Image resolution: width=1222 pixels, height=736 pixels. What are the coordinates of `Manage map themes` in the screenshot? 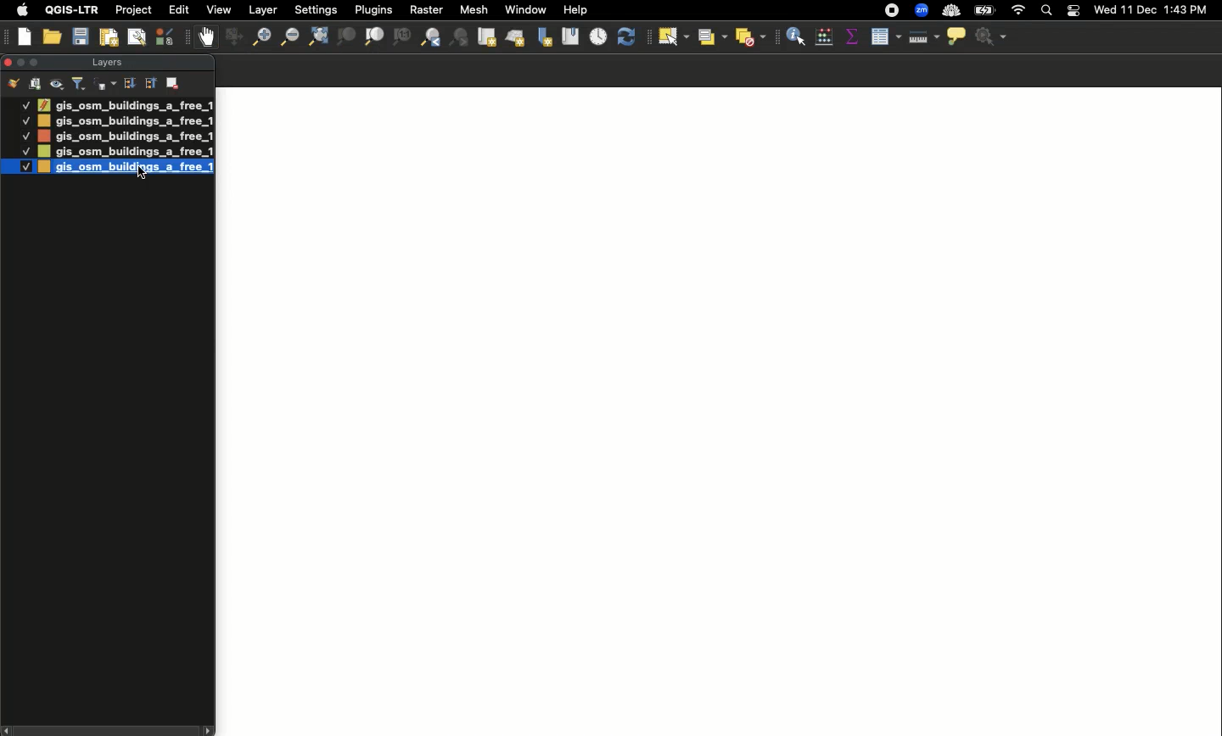 It's located at (58, 84).